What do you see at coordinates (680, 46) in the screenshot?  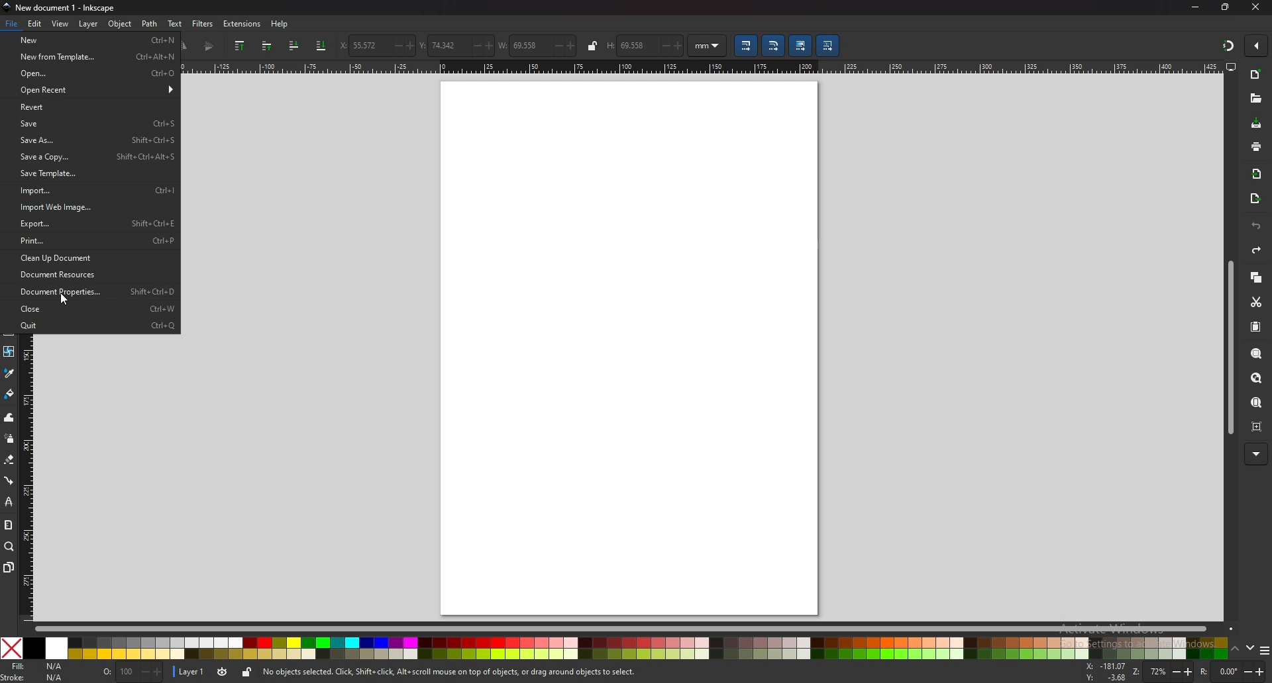 I see `+` at bounding box center [680, 46].